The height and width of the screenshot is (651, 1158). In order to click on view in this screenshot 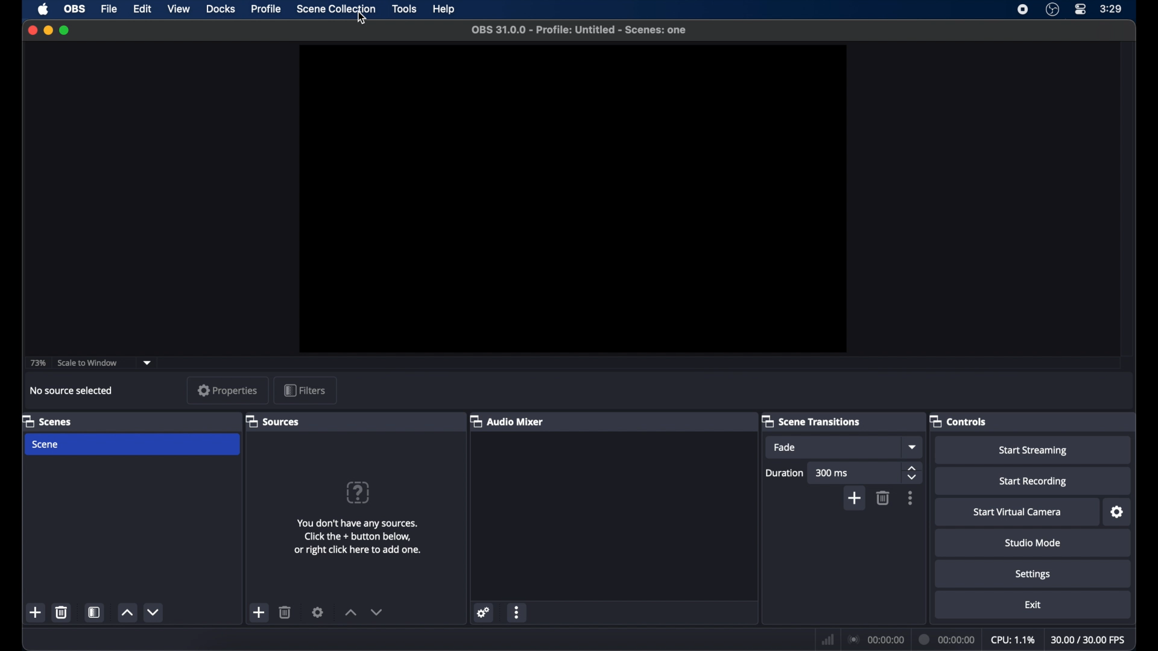, I will do `click(179, 8)`.